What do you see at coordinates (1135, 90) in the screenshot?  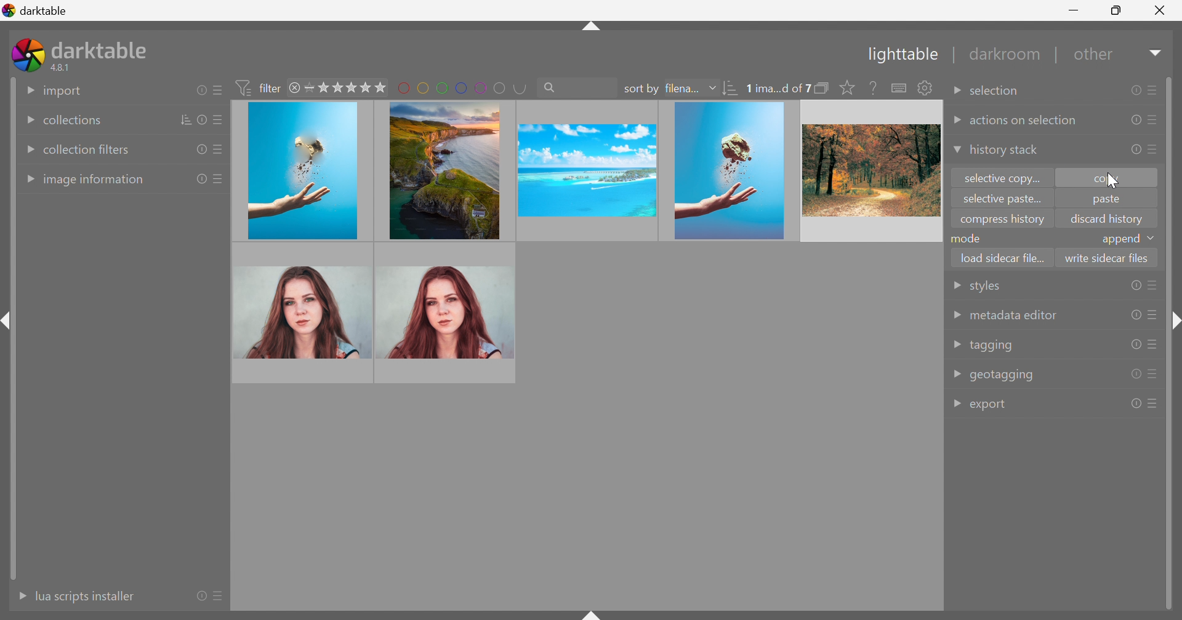 I see `reset` at bounding box center [1135, 90].